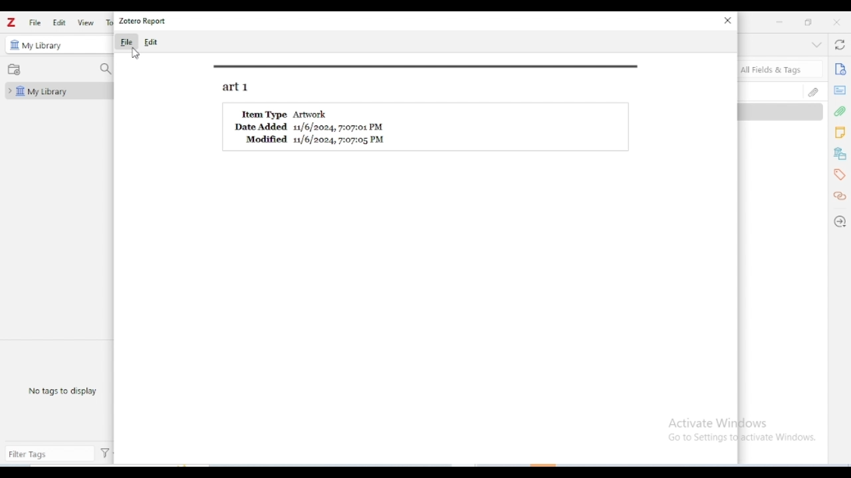 The image size is (851, 478). What do you see at coordinates (836, 22) in the screenshot?
I see `close` at bounding box center [836, 22].